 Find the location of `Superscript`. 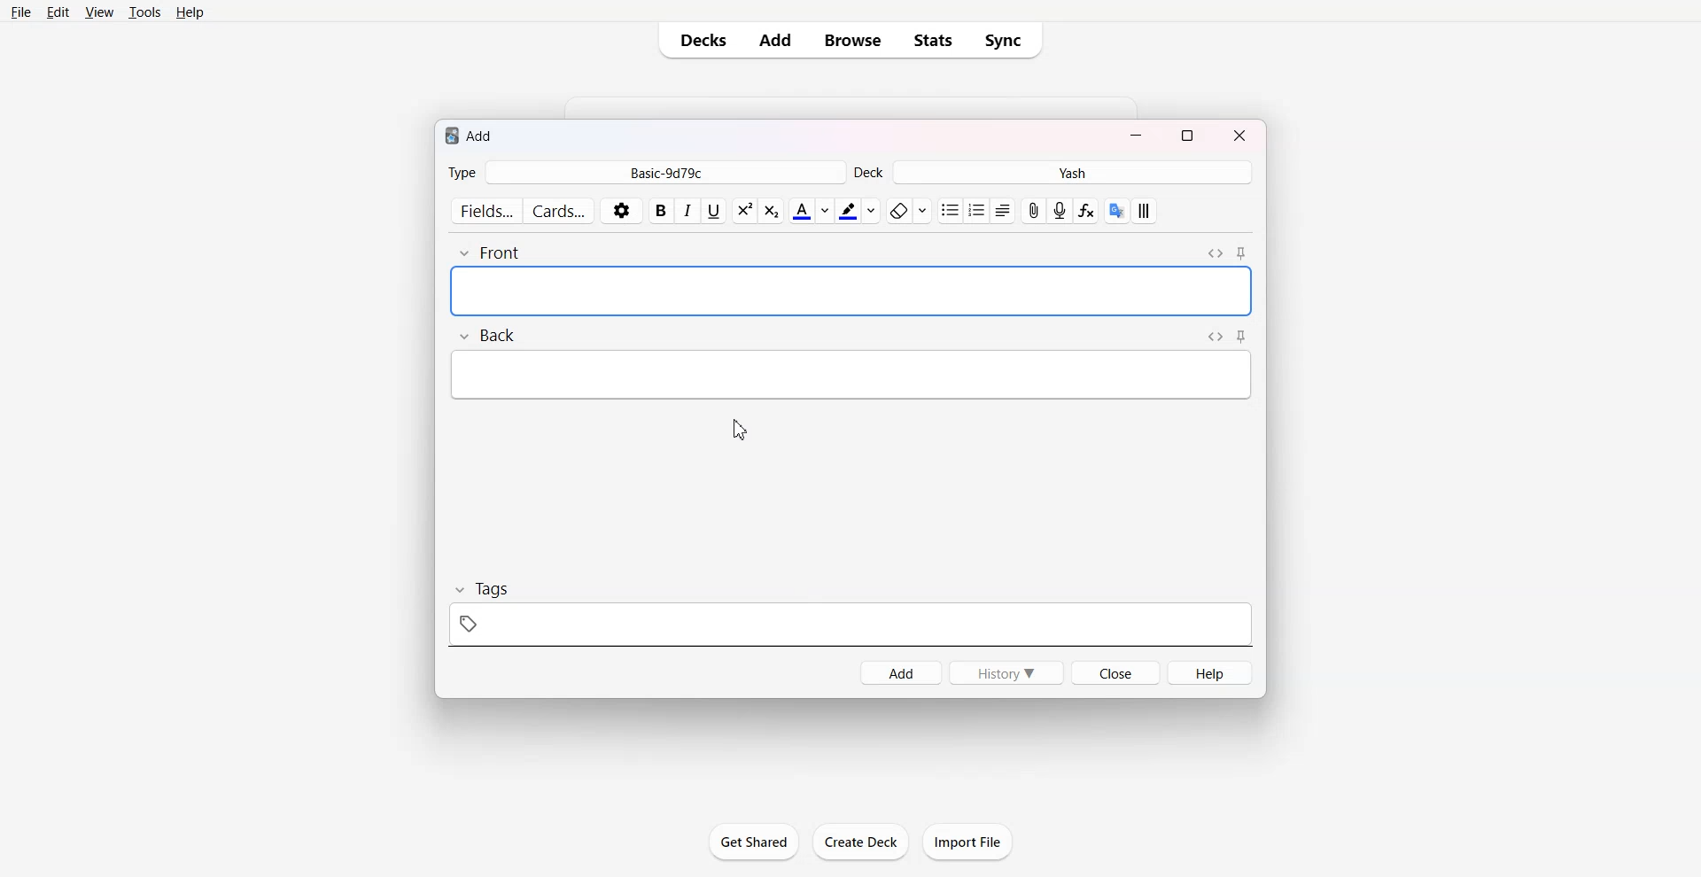

Superscript is located at coordinates (772, 211).